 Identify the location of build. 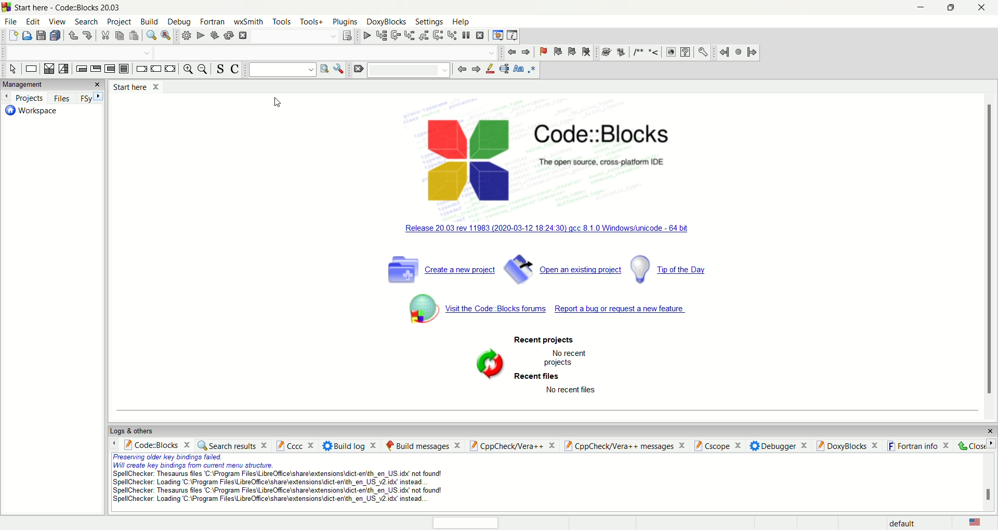
(148, 22).